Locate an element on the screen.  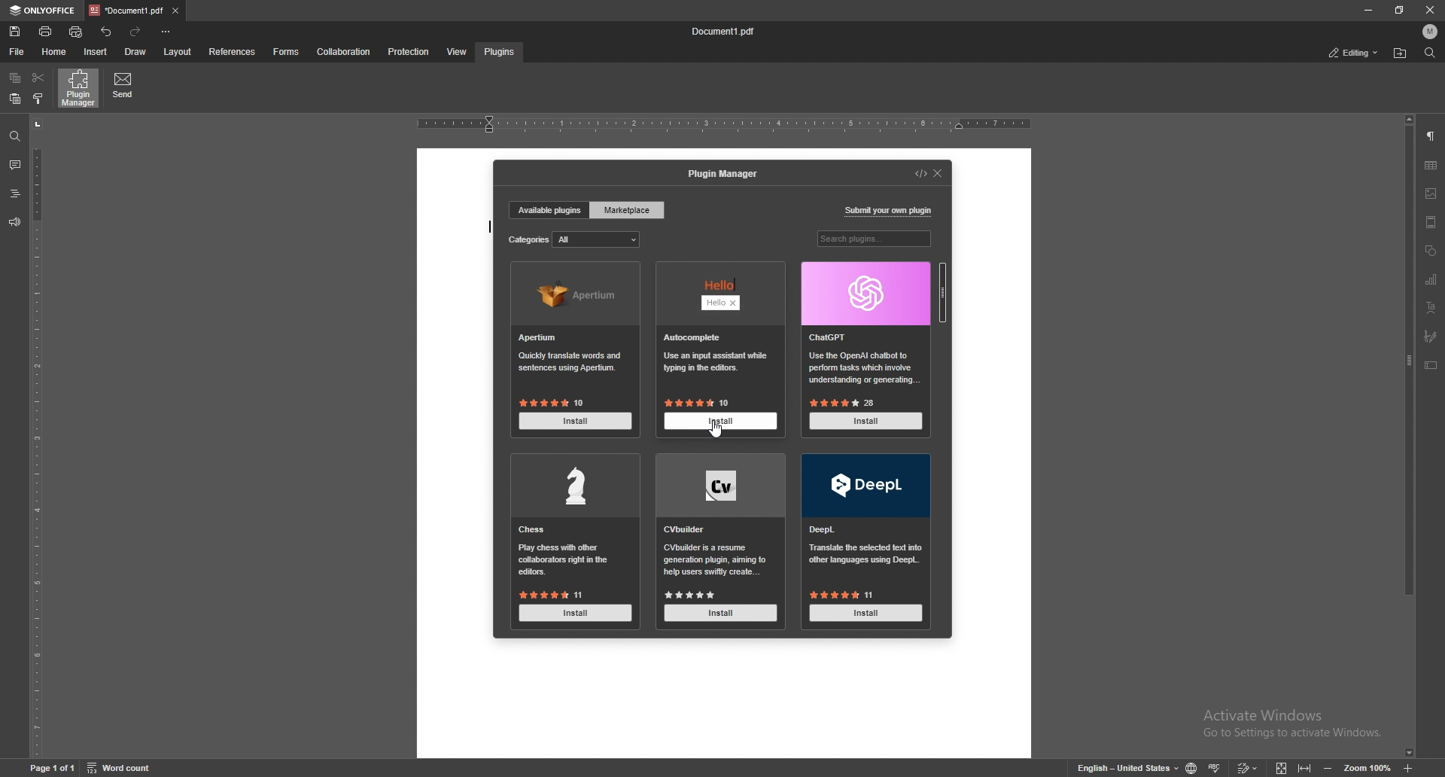
comment is located at coordinates (14, 165).